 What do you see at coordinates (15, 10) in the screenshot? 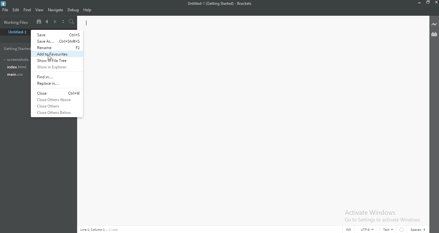
I see `Edit` at bounding box center [15, 10].